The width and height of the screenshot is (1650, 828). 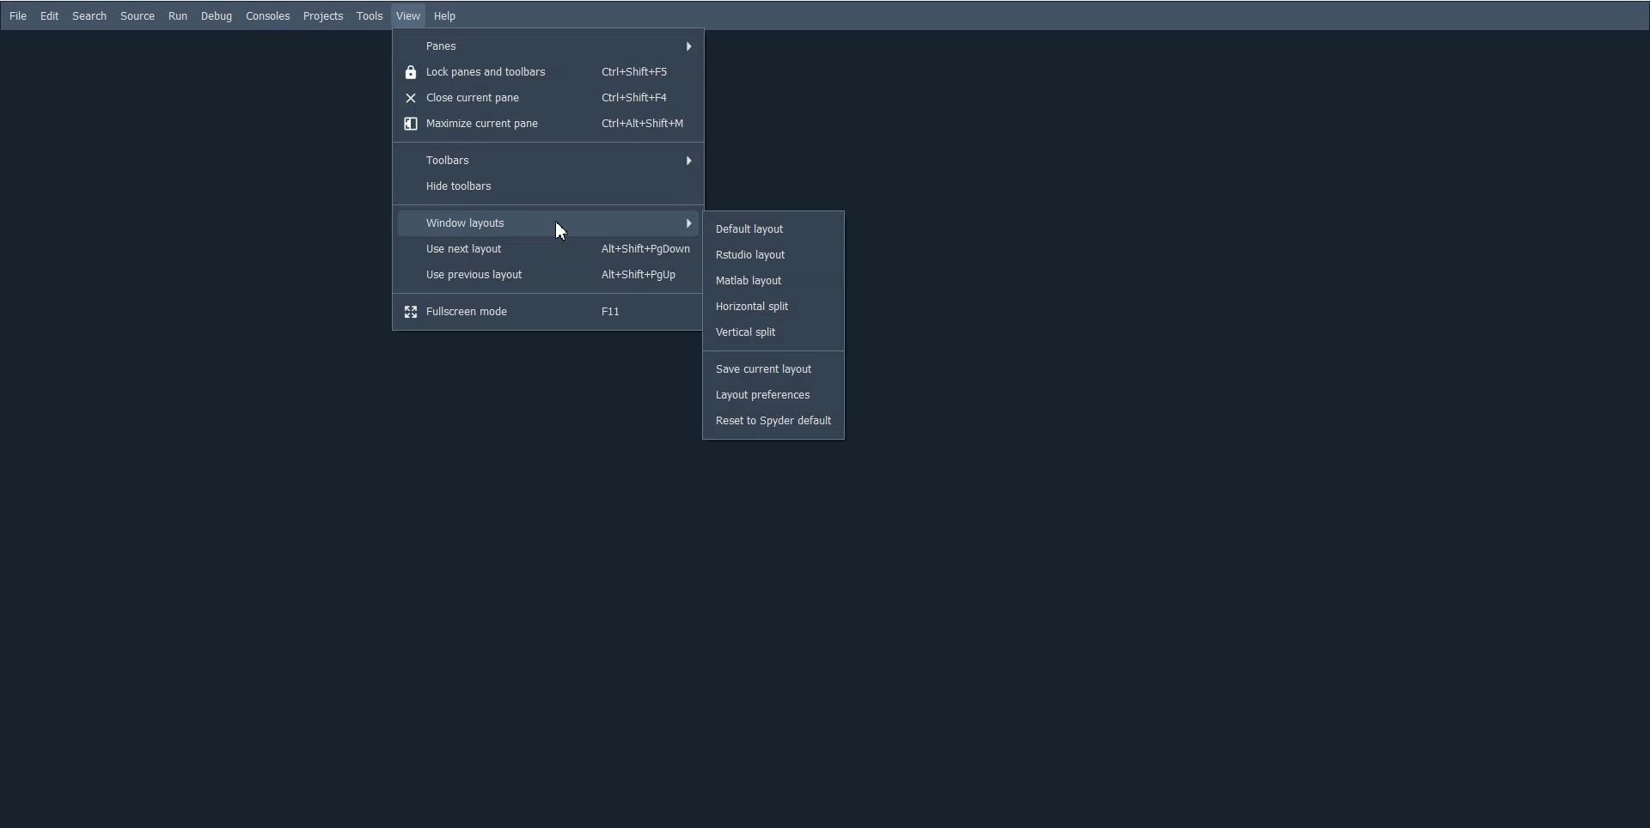 What do you see at coordinates (547, 274) in the screenshot?
I see `Use previous layout` at bounding box center [547, 274].